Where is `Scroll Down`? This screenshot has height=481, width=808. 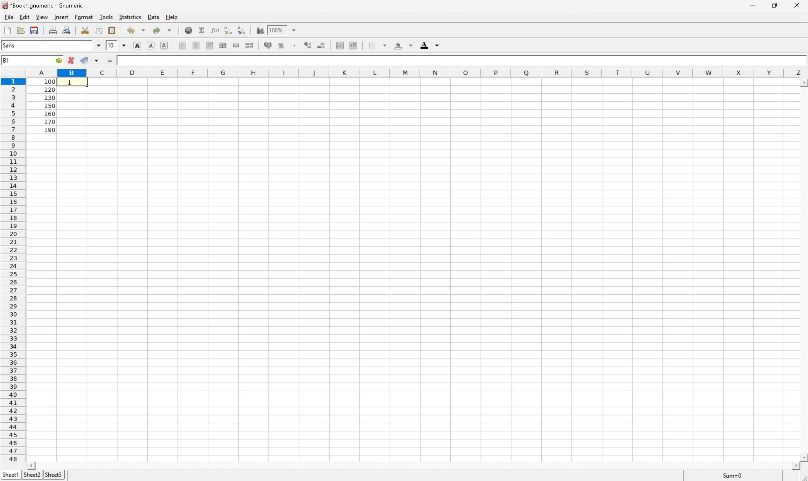 Scroll Down is located at coordinates (803, 456).